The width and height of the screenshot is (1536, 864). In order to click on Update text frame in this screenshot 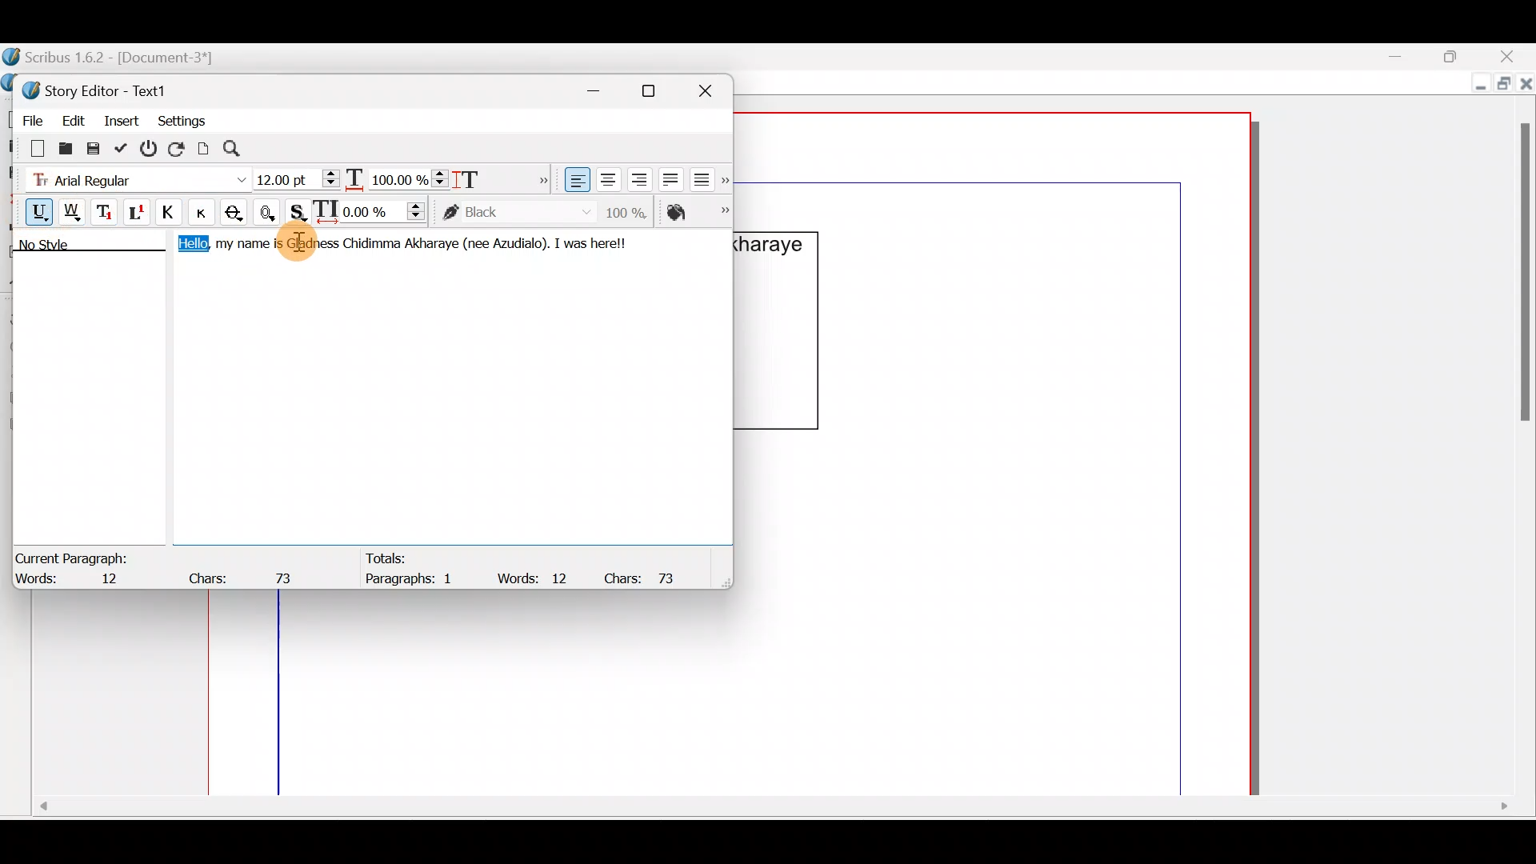, I will do `click(204, 146)`.